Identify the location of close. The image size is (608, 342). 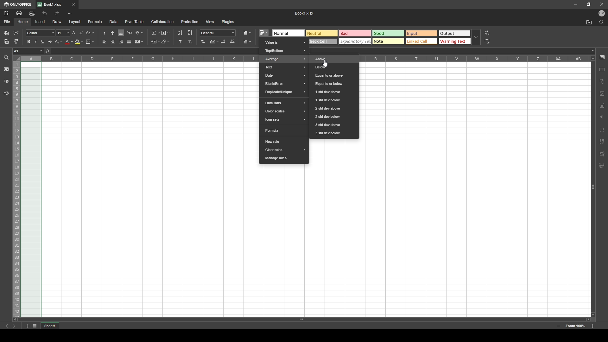
(602, 4).